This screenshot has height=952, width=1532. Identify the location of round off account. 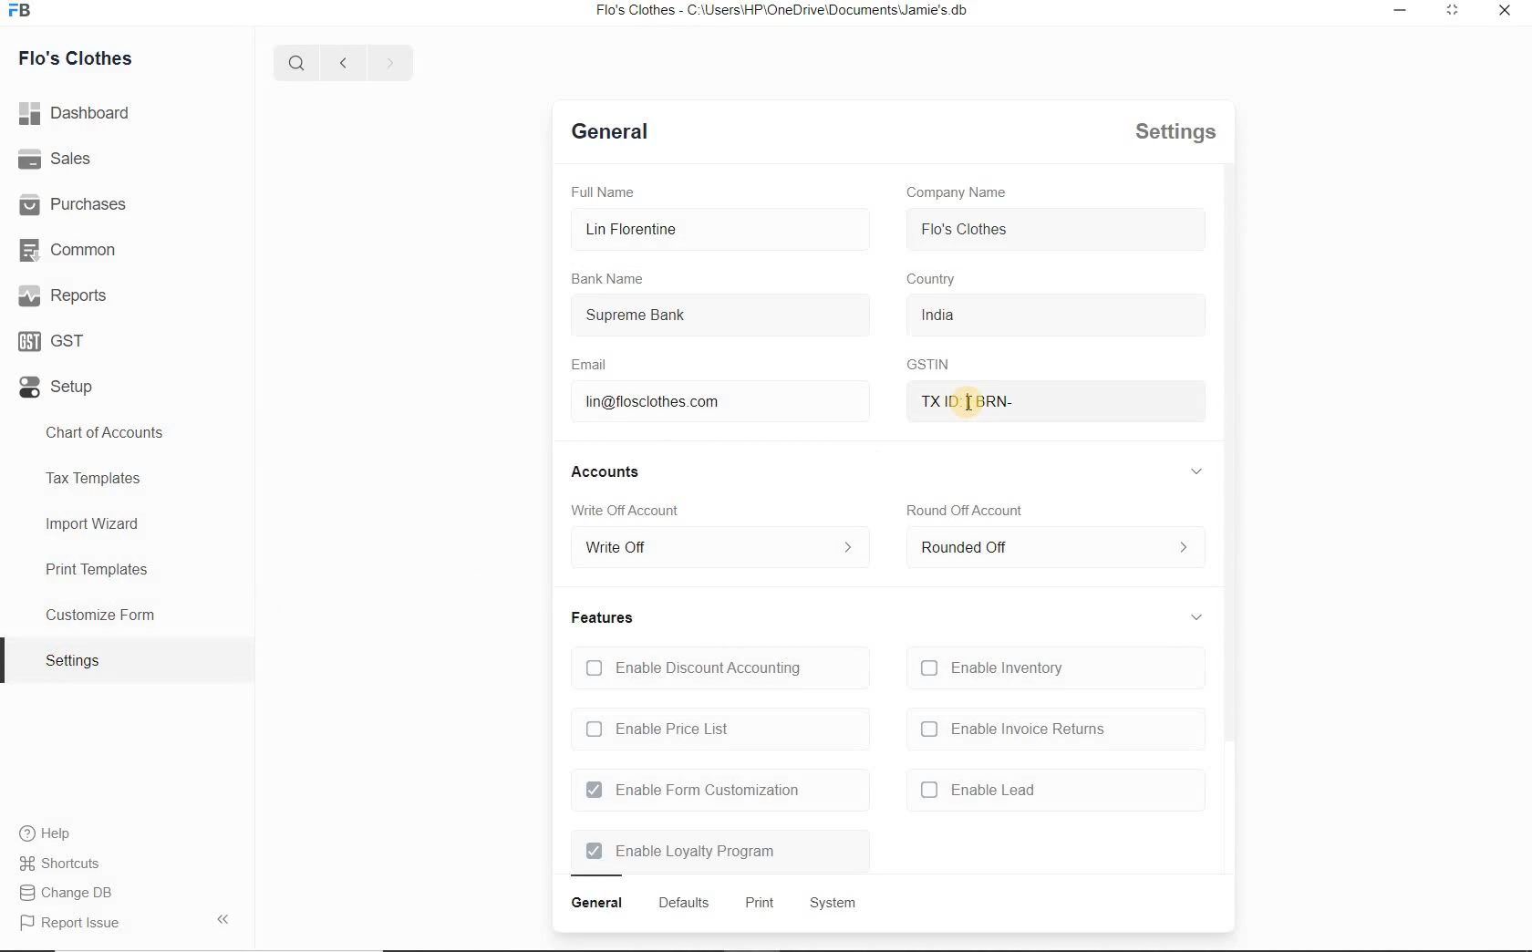
(965, 510).